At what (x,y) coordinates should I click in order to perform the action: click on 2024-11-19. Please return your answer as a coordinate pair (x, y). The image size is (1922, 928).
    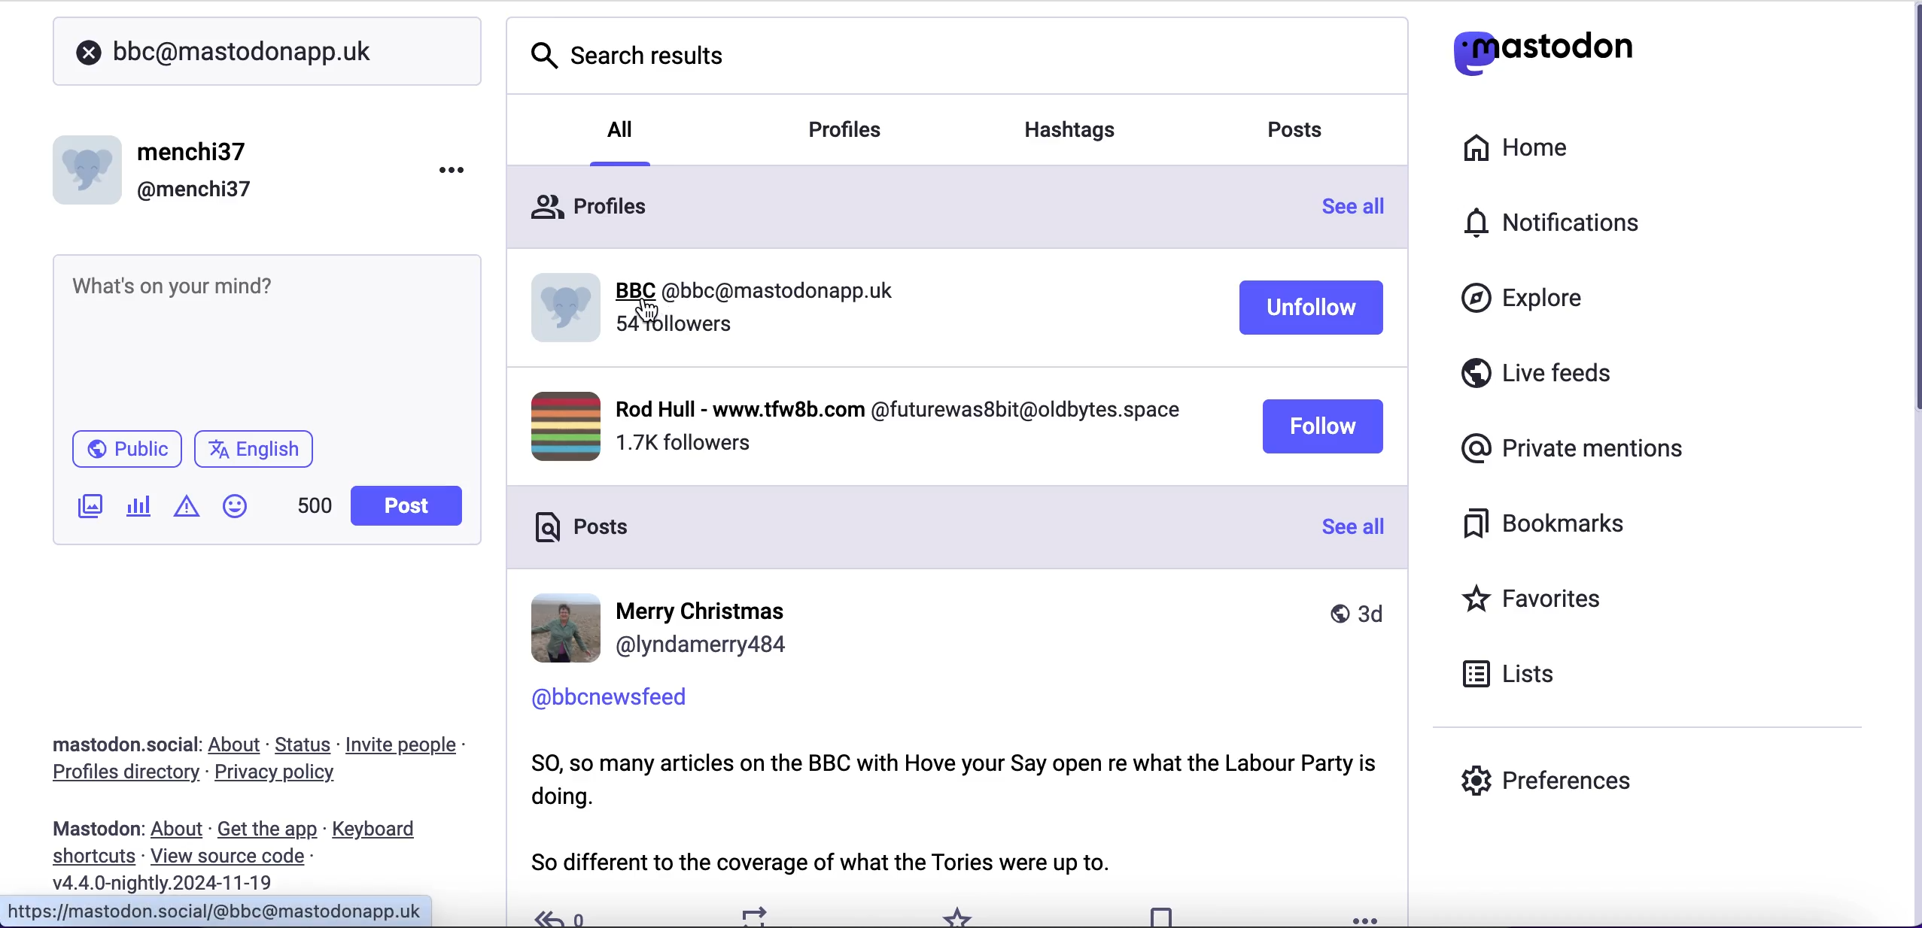
    Looking at the image, I should click on (174, 882).